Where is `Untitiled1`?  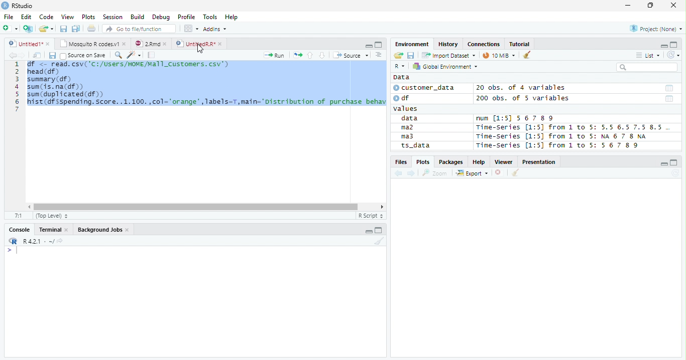
Untitiled1 is located at coordinates (29, 44).